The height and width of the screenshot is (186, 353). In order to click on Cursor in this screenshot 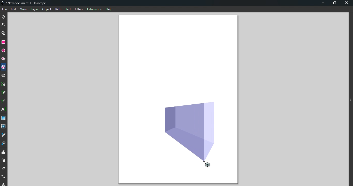, I will do `click(211, 164)`.